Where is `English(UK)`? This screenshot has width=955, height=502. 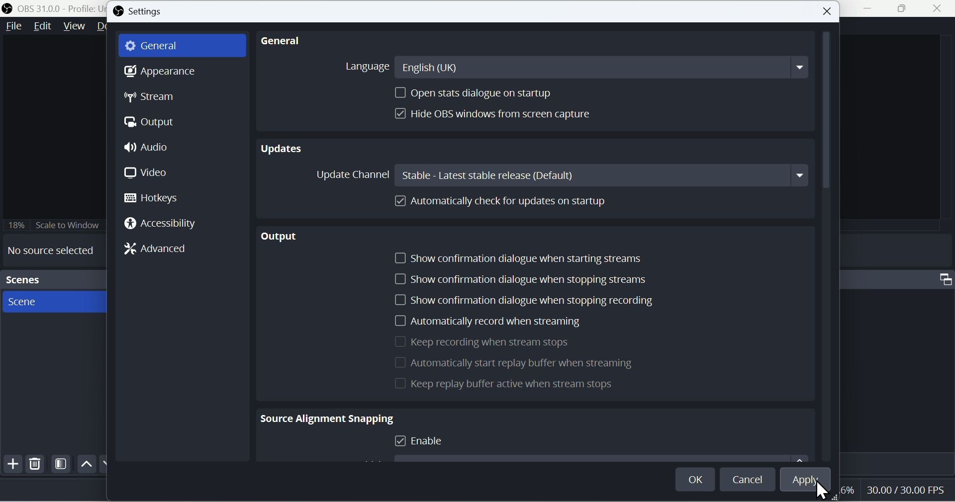 English(UK) is located at coordinates (604, 67).